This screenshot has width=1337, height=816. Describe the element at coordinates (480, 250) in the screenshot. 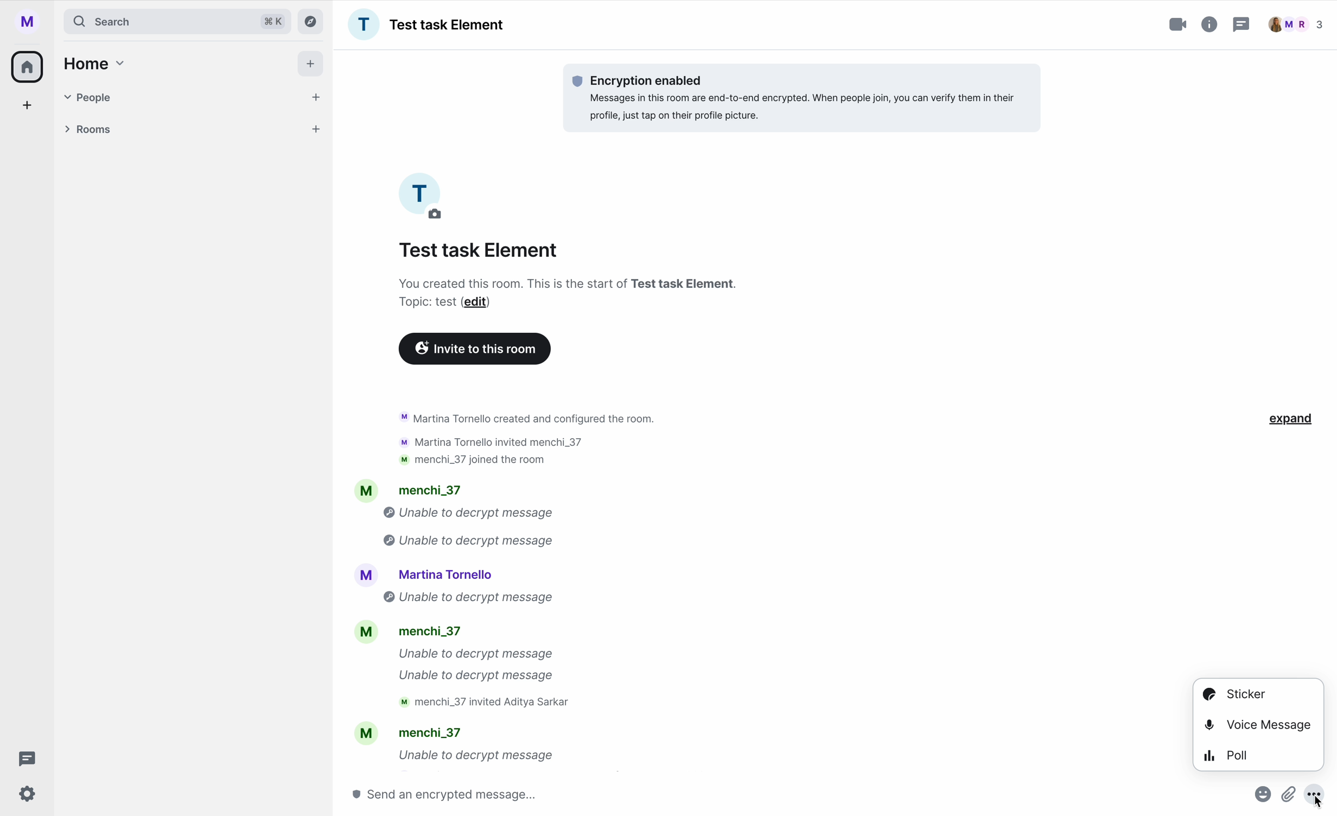

I see `Test task Element` at that location.